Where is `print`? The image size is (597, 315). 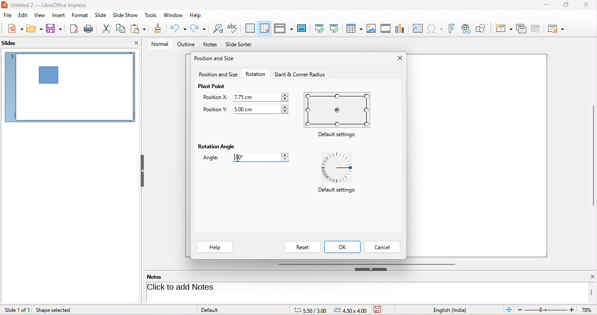 print is located at coordinates (90, 28).